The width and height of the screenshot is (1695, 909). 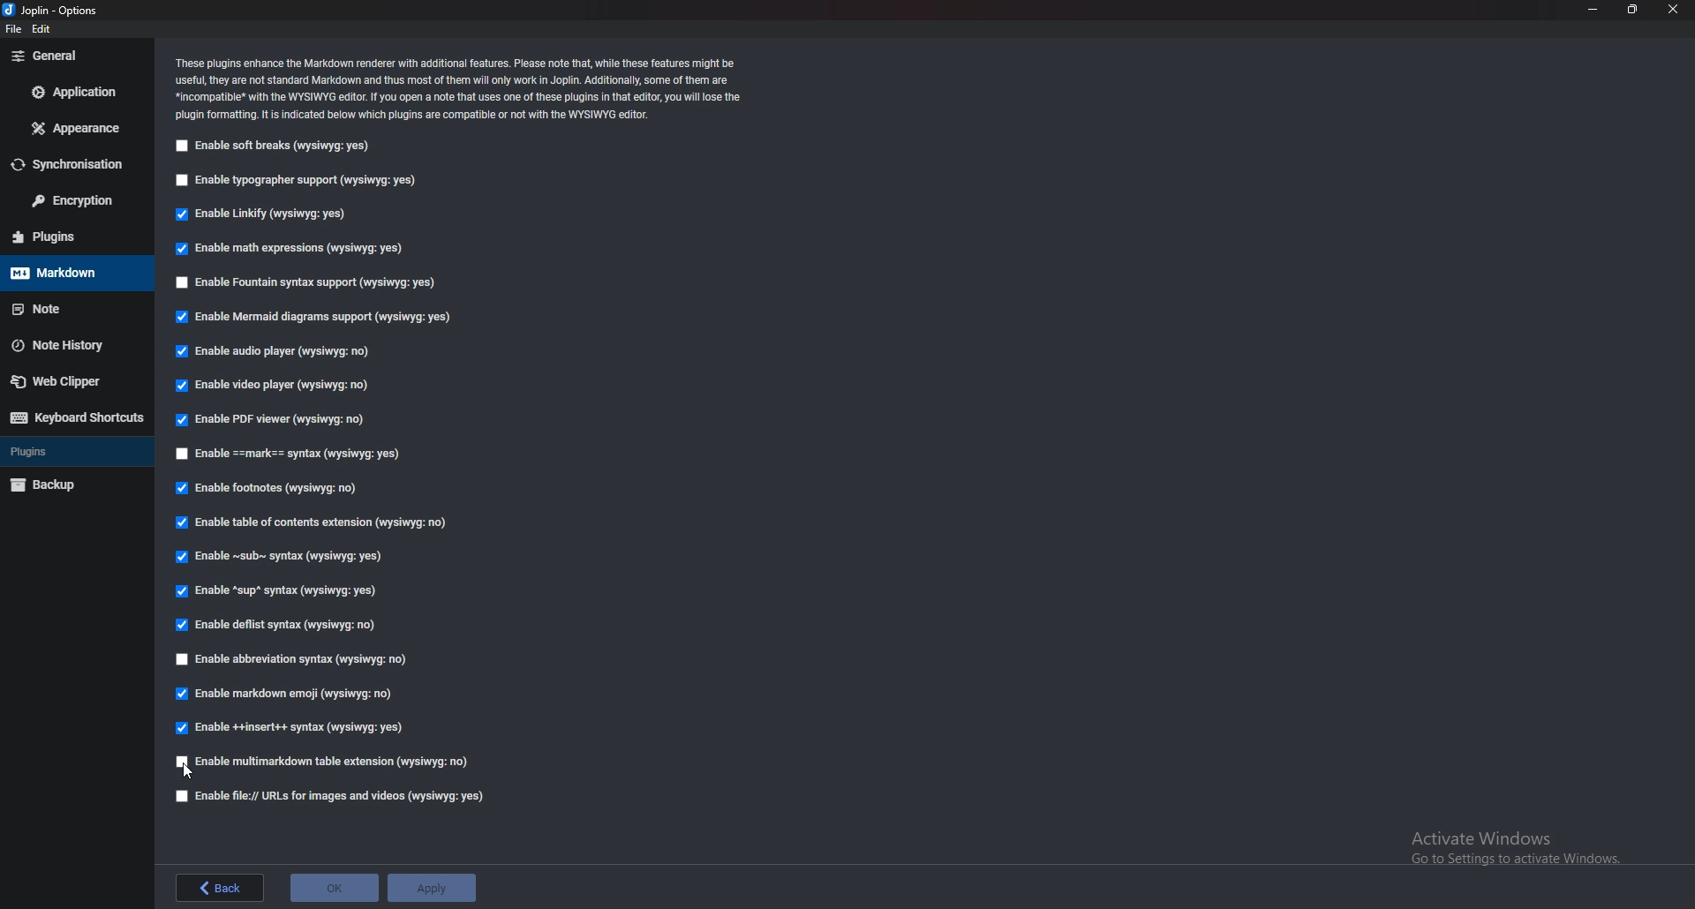 What do you see at coordinates (74, 55) in the screenshot?
I see `General` at bounding box center [74, 55].